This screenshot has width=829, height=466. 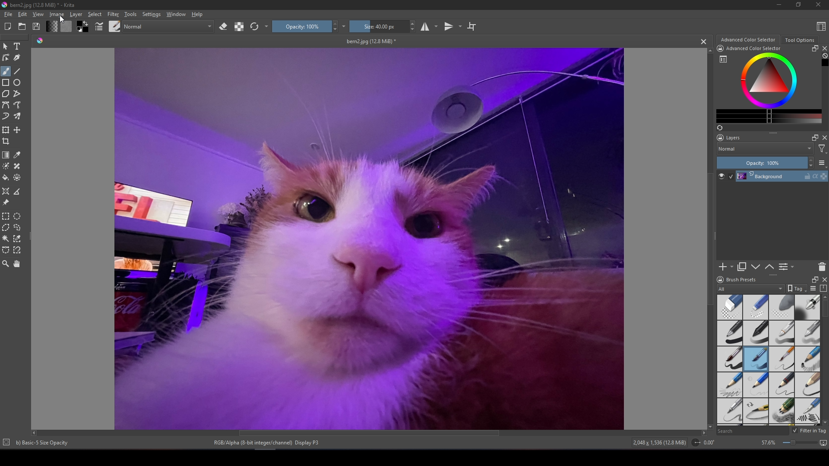 I want to click on Opacity, so click(x=306, y=26).